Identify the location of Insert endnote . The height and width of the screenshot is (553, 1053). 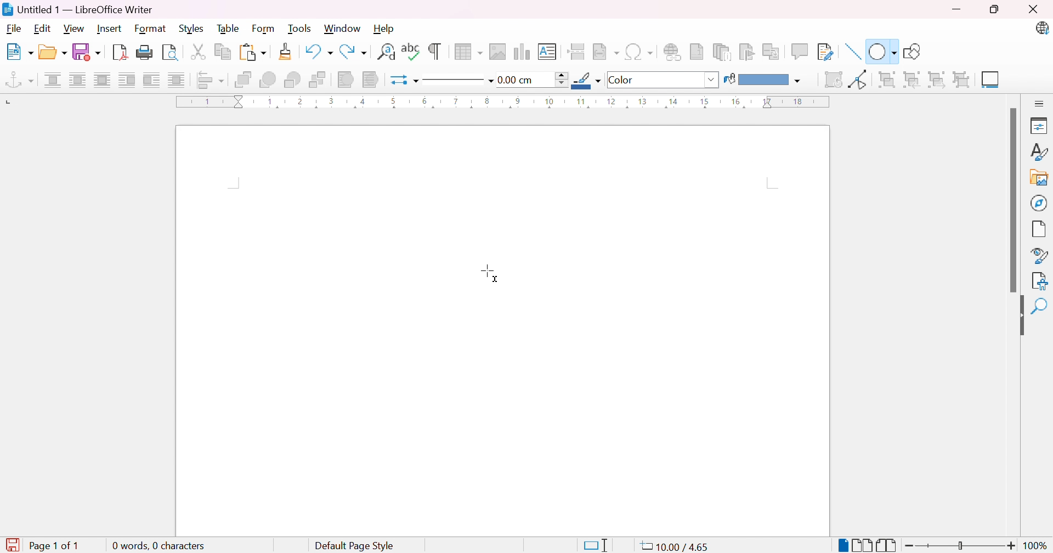
(723, 52).